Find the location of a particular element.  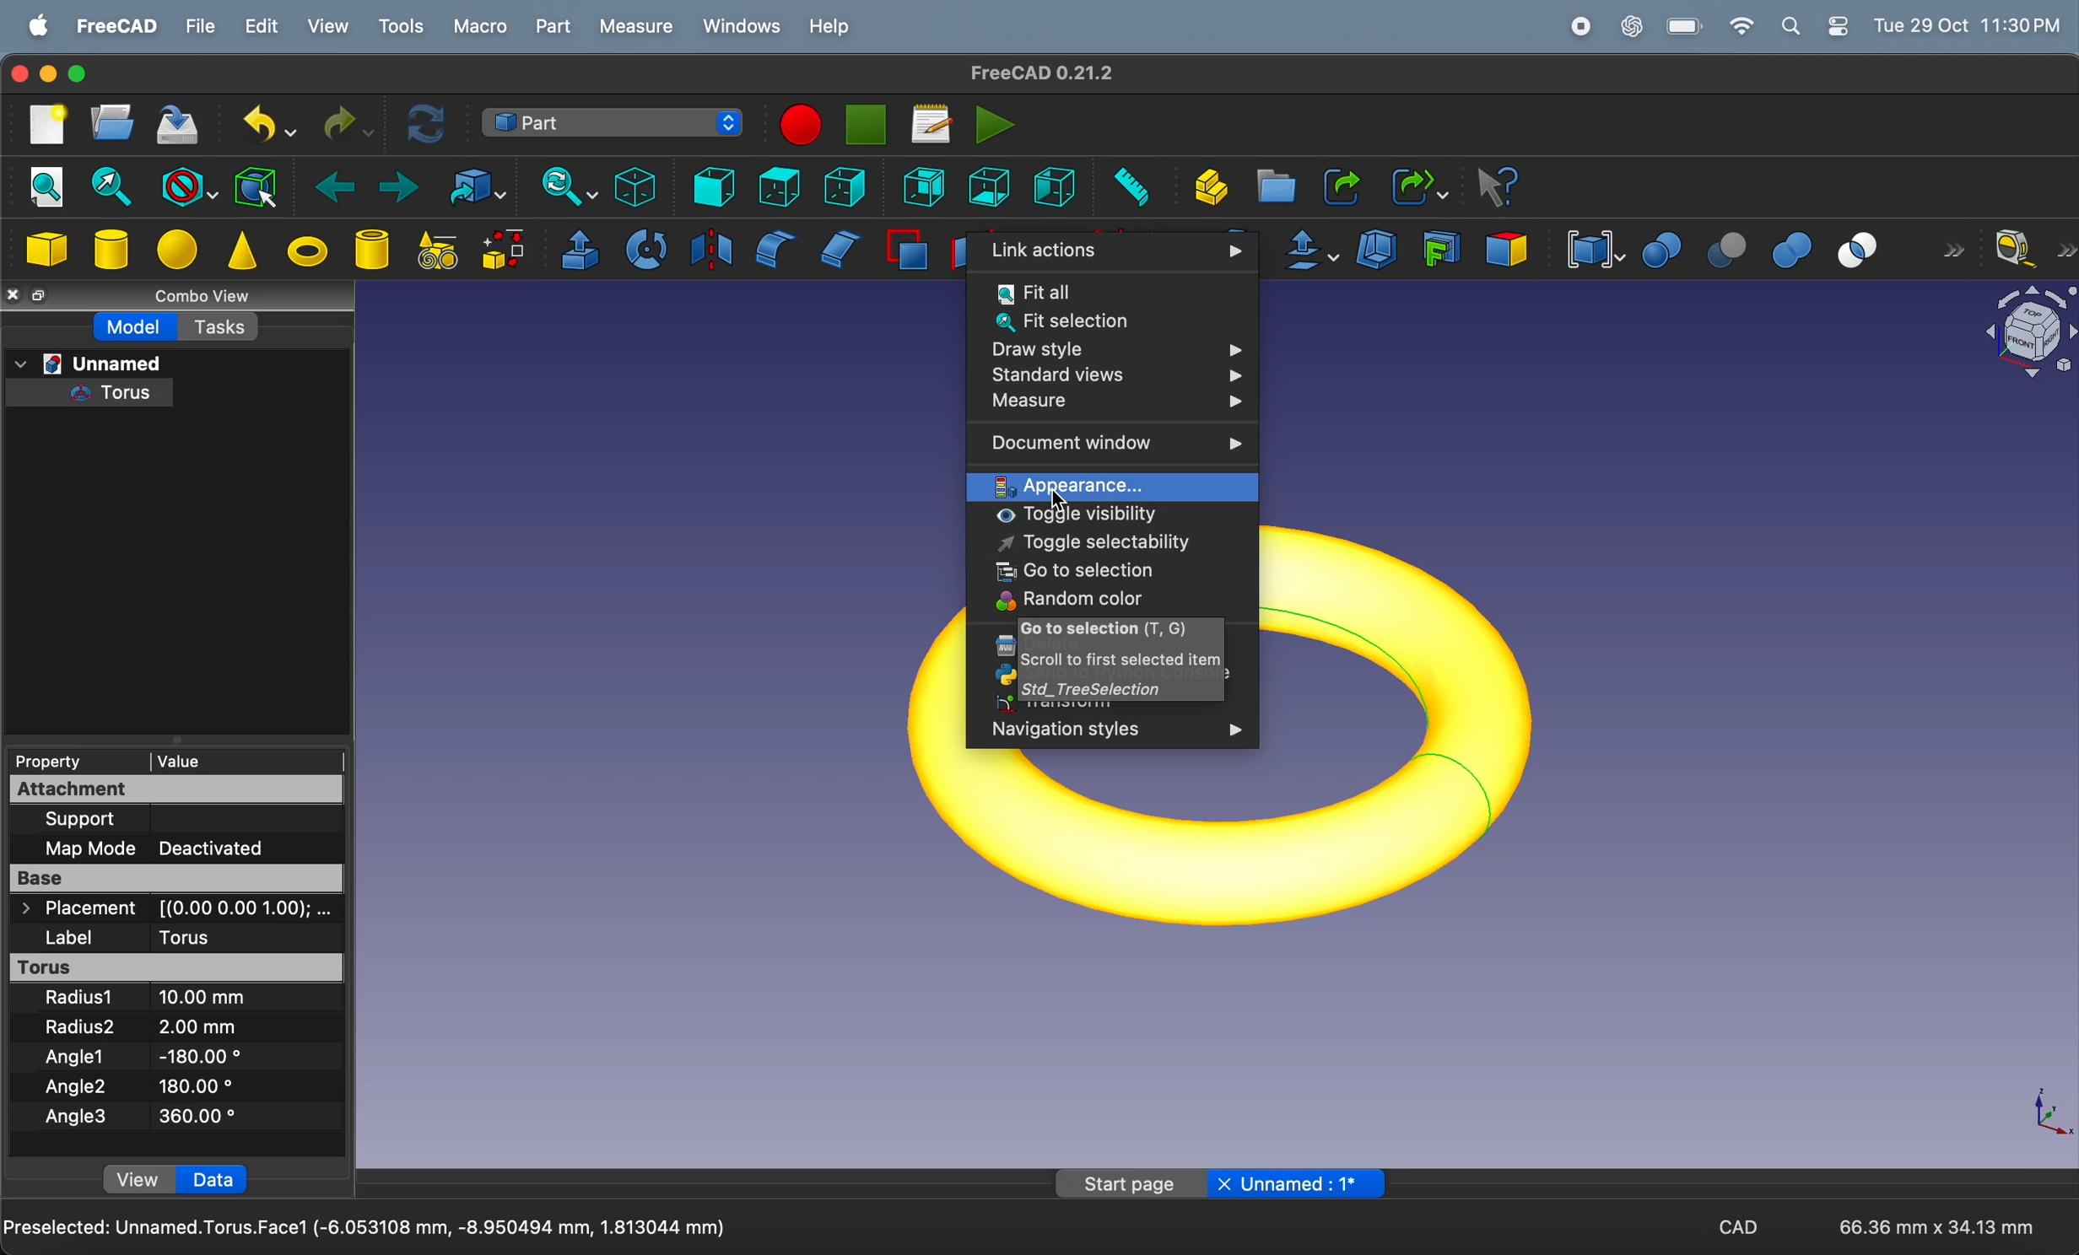

help is located at coordinates (832, 26).